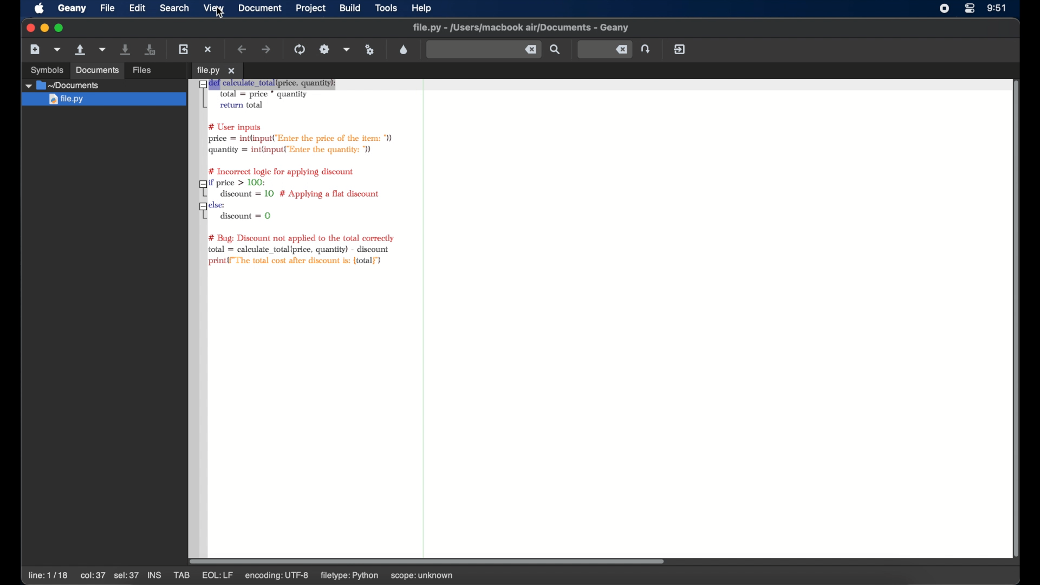  What do you see at coordinates (126, 49) in the screenshot?
I see `save the current file` at bounding box center [126, 49].